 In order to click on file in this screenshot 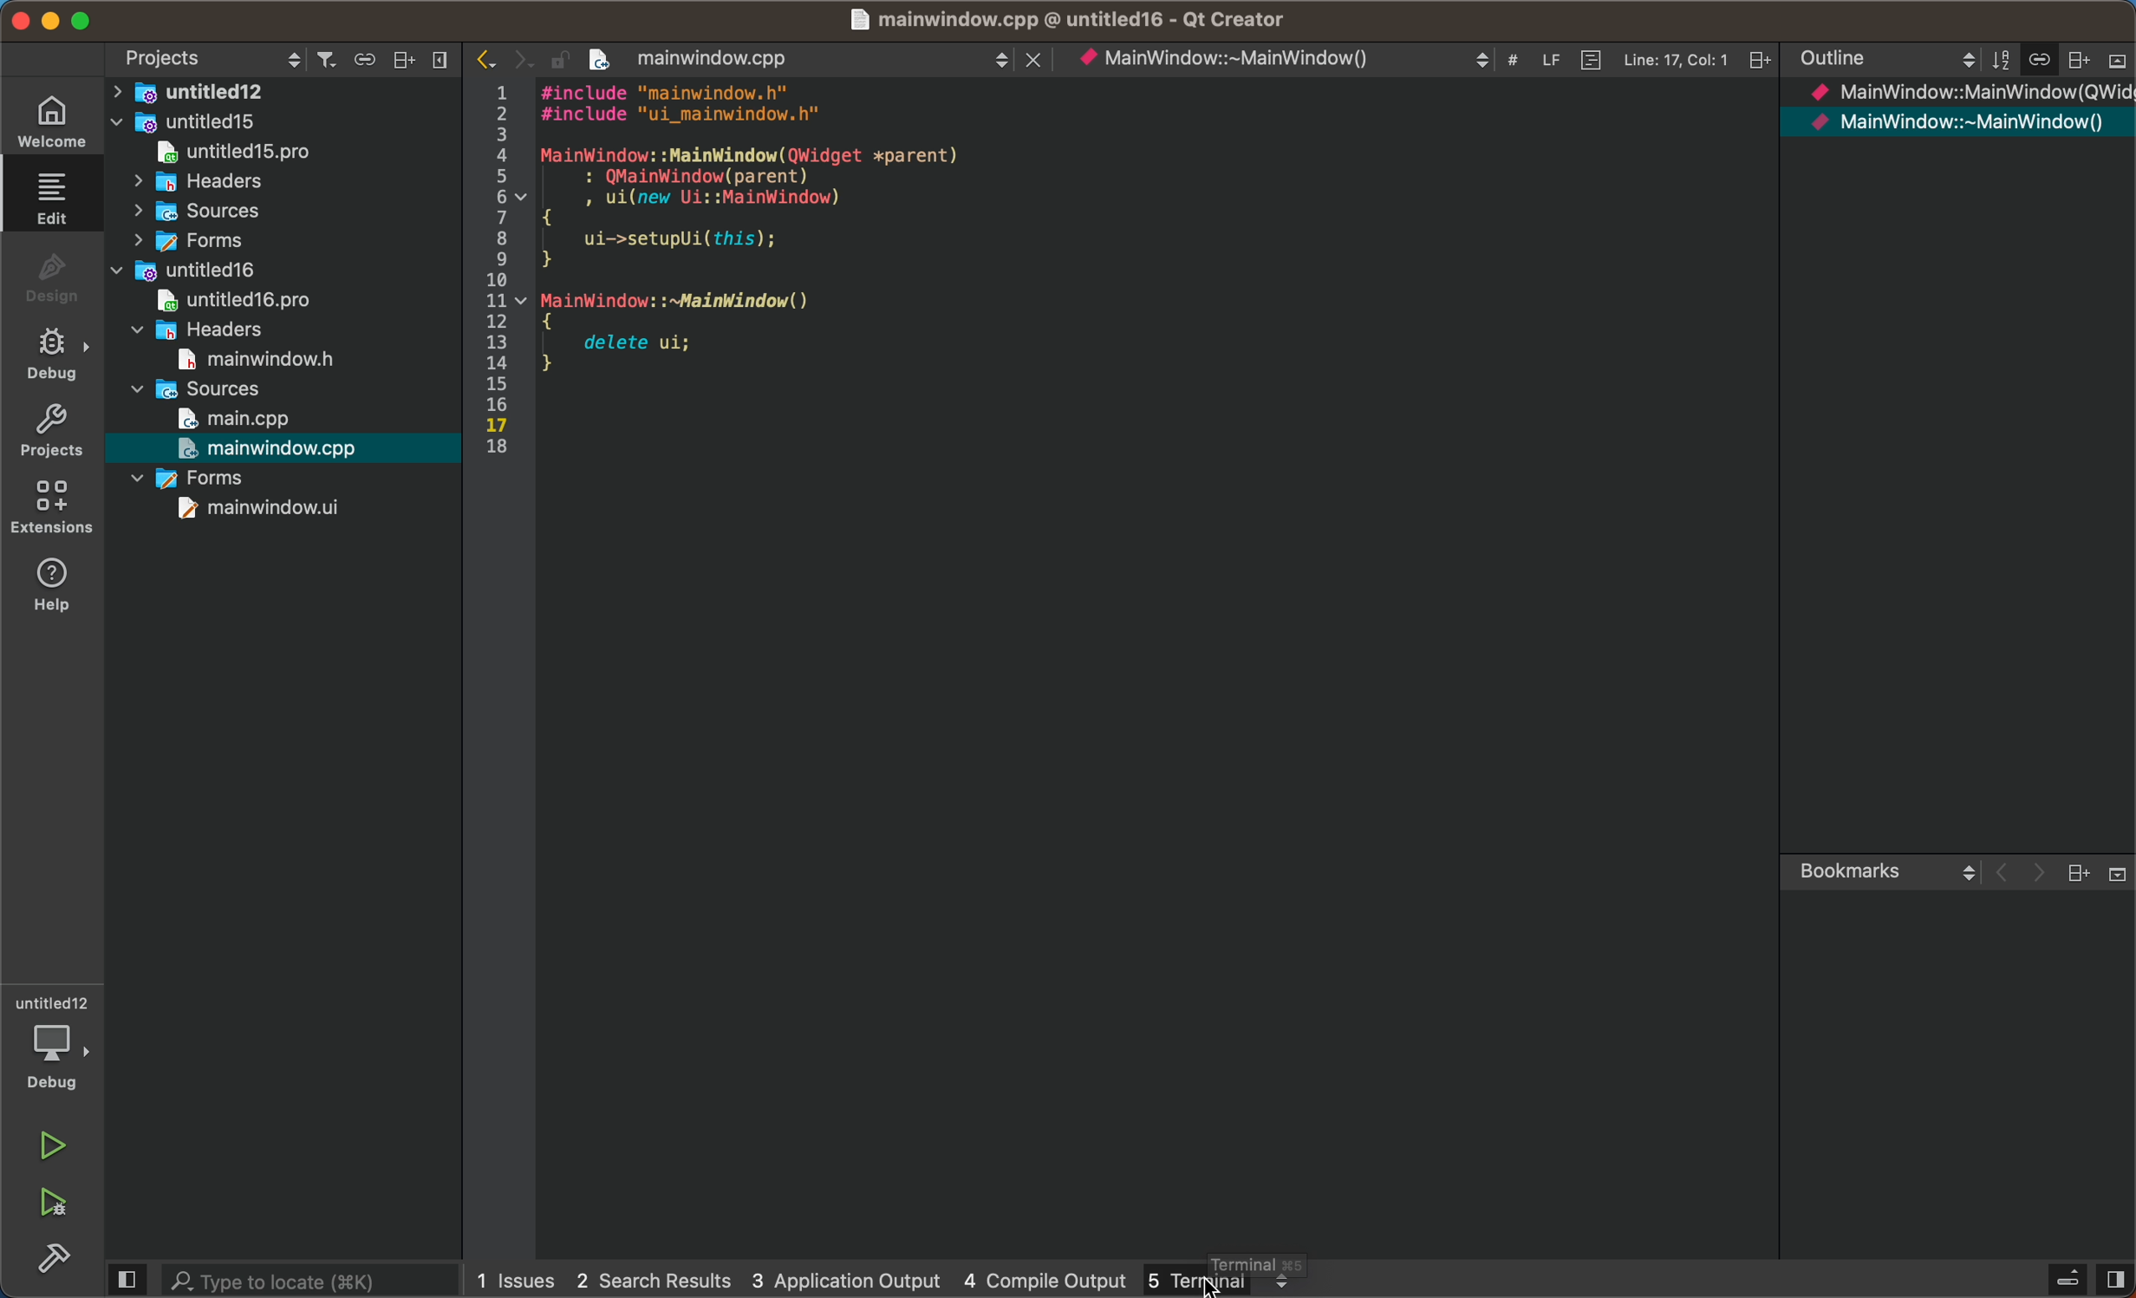, I will do `click(277, 507)`.